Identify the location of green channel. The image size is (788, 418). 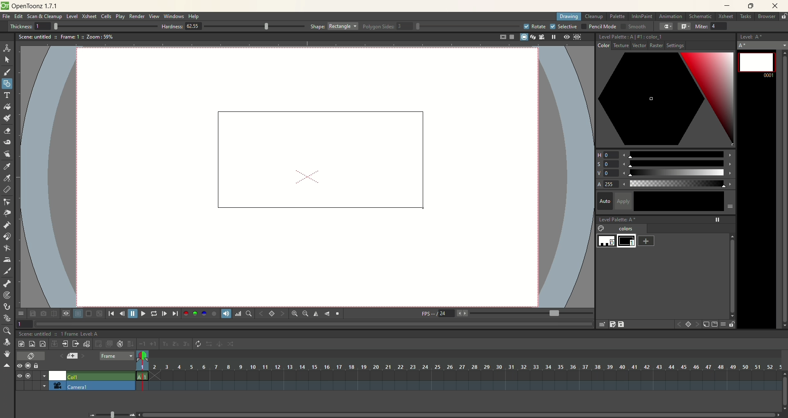
(195, 313).